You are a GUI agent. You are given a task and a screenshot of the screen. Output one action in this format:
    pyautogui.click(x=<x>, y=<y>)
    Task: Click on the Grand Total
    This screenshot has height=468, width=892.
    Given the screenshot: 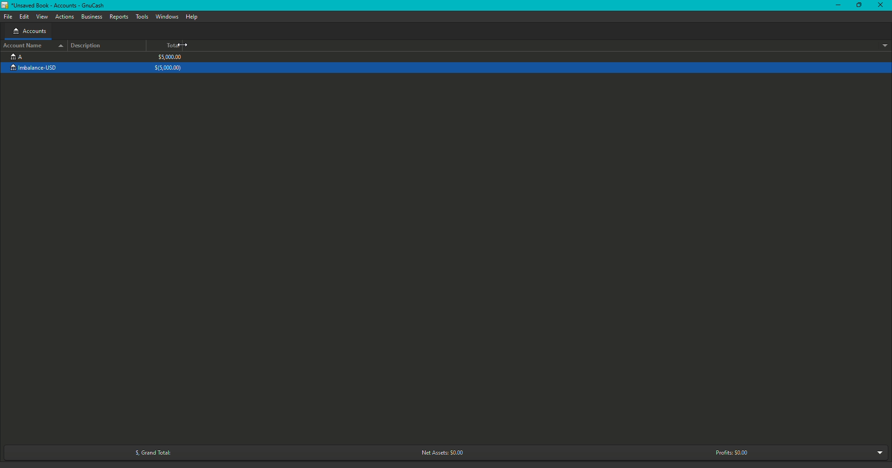 What is the action you would take?
    pyautogui.click(x=150, y=453)
    